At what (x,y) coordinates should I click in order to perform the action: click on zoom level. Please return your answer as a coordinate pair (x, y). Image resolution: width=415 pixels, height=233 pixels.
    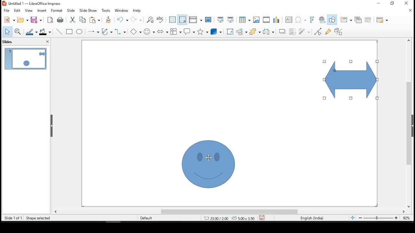
    Looking at the image, I should click on (406, 218).